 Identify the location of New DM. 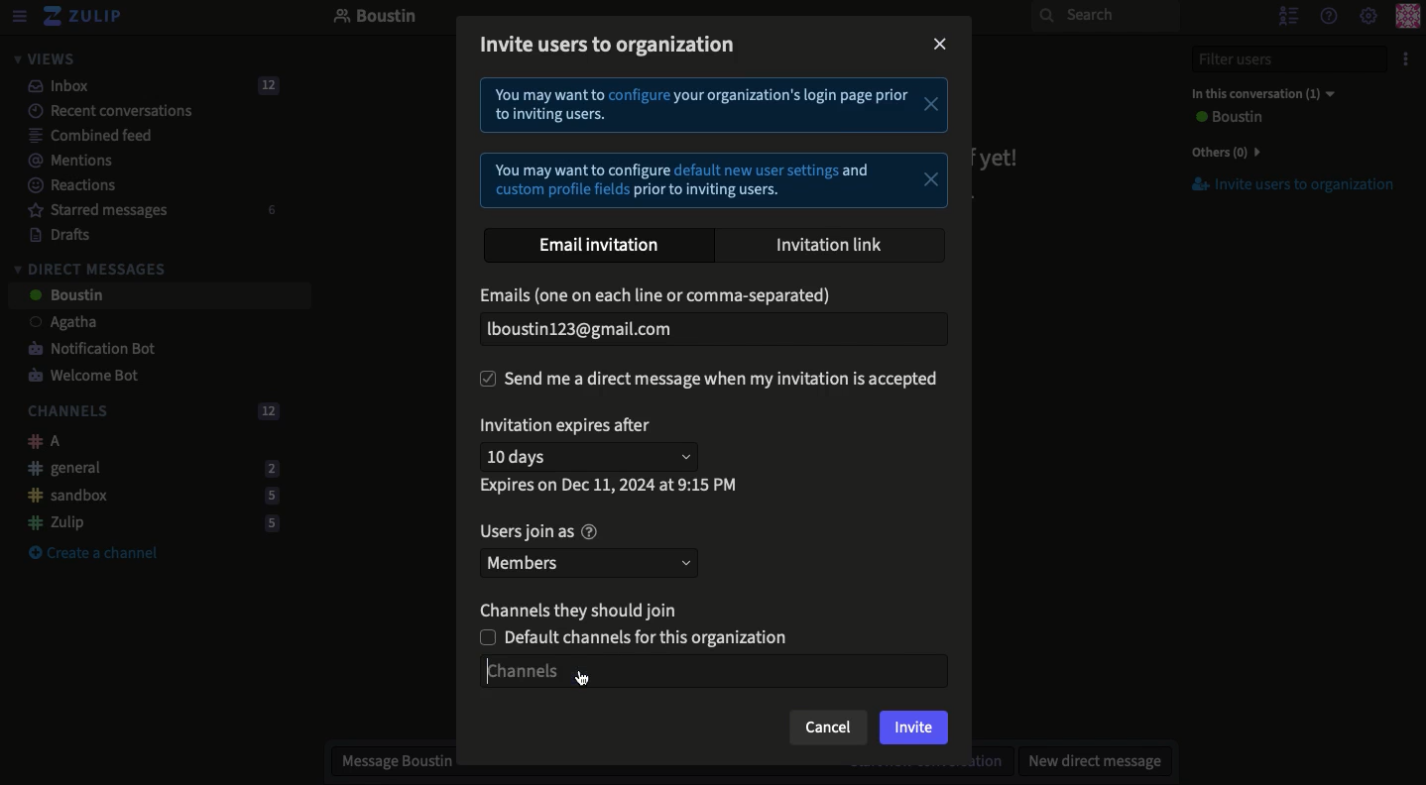
(1090, 760).